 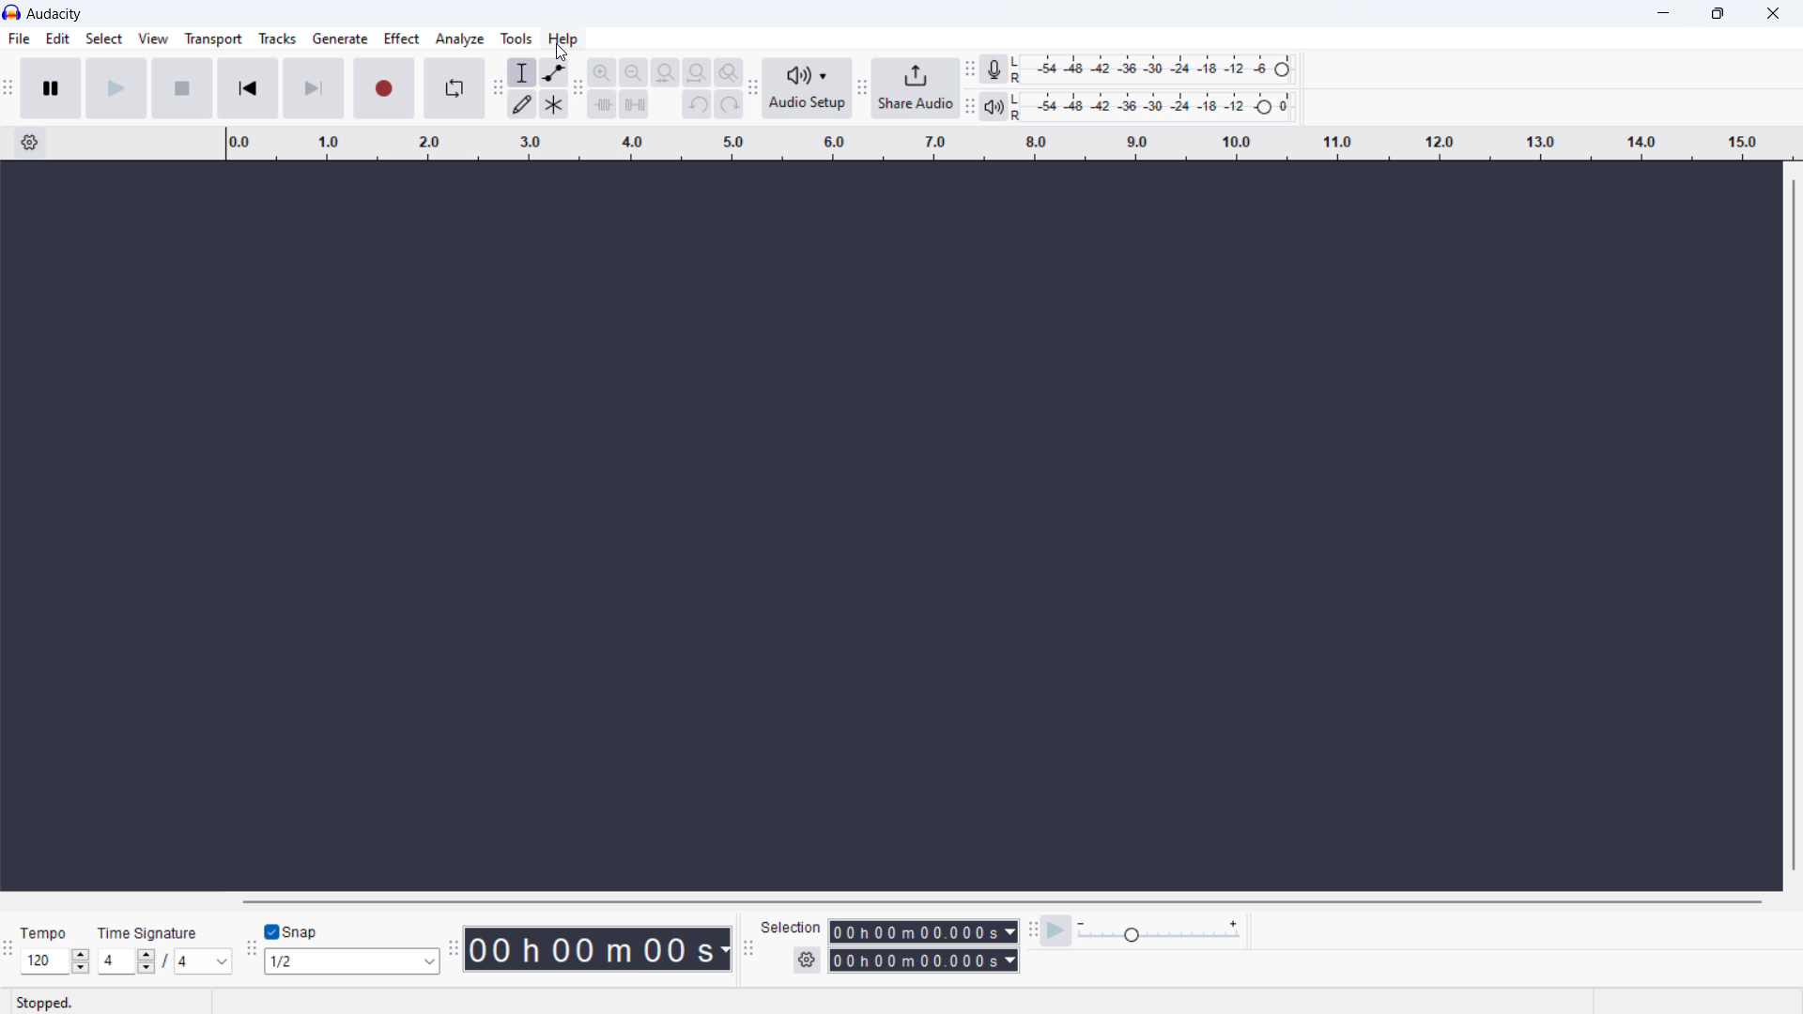 What do you see at coordinates (523, 104) in the screenshot?
I see `draw tool` at bounding box center [523, 104].